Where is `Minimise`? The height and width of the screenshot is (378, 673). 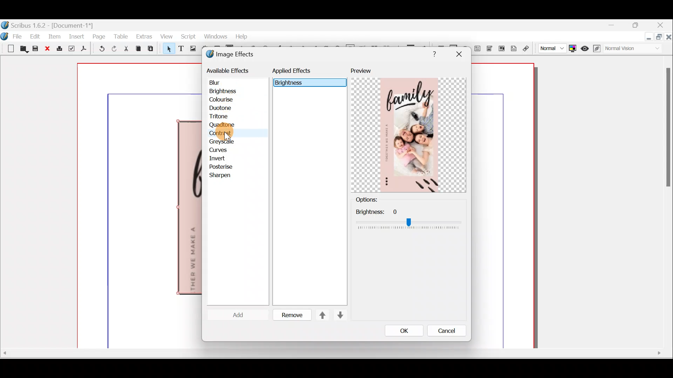
Minimise is located at coordinates (615, 26).